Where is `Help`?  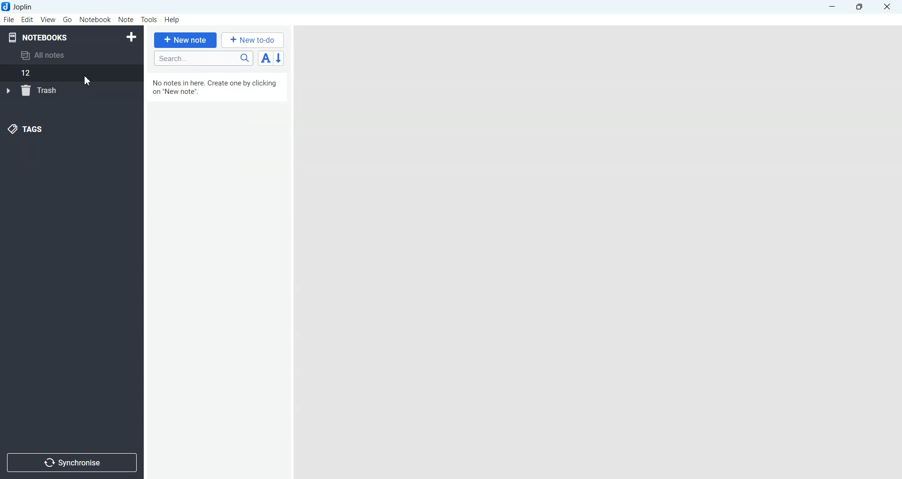
Help is located at coordinates (173, 20).